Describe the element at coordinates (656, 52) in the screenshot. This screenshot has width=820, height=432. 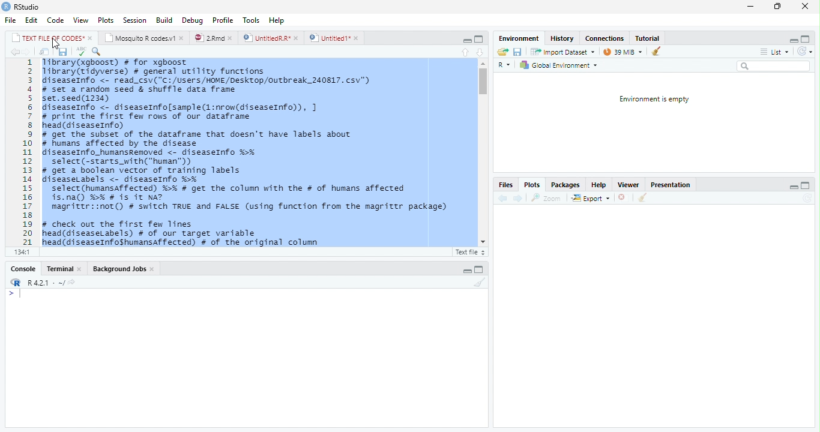
I see `Clean` at that location.